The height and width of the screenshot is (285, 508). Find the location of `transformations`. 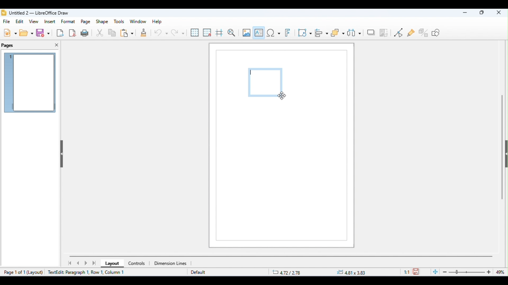

transformations is located at coordinates (305, 32).